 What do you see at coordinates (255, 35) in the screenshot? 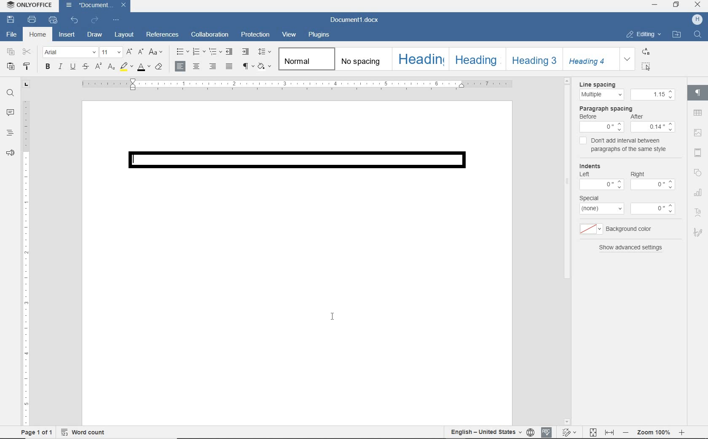
I see `protection` at bounding box center [255, 35].